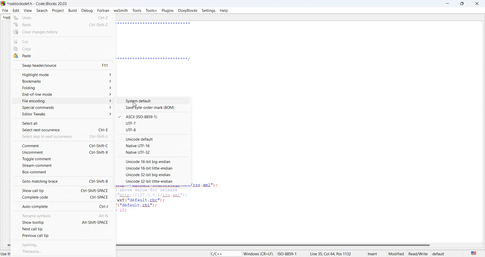  Describe the element at coordinates (64, 88) in the screenshot. I see `Folding` at that location.